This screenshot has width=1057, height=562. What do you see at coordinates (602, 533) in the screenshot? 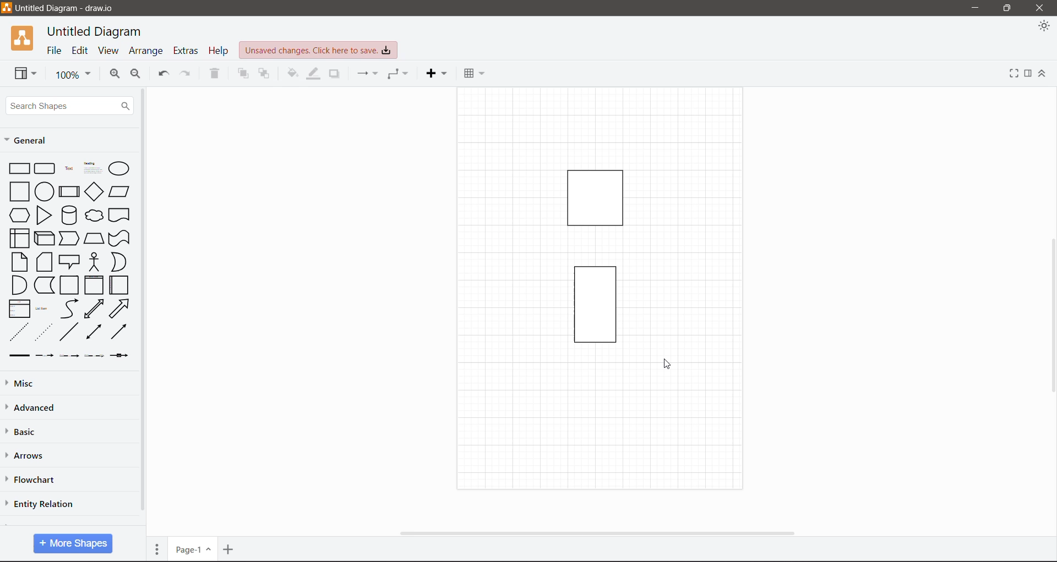
I see `Horizontal Scroll Bar` at bounding box center [602, 533].